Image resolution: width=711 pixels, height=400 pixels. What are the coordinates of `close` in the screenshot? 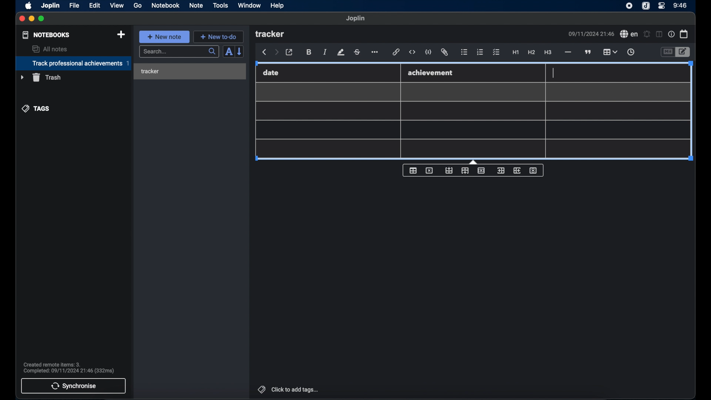 It's located at (22, 19).